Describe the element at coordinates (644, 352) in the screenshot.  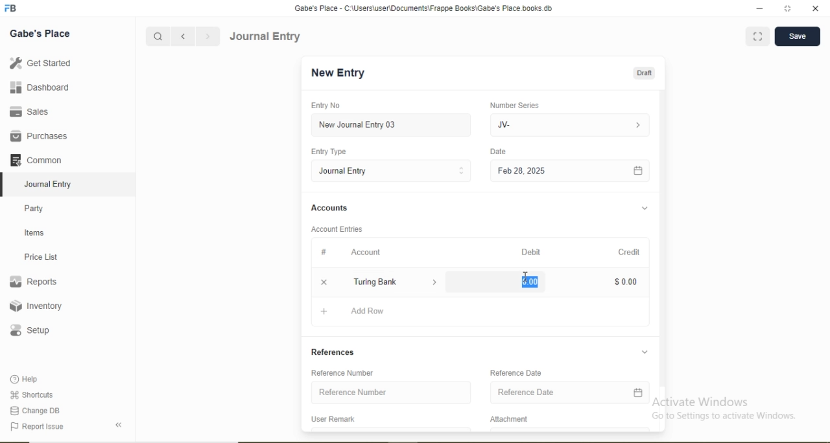
I see `Dropdown` at that location.